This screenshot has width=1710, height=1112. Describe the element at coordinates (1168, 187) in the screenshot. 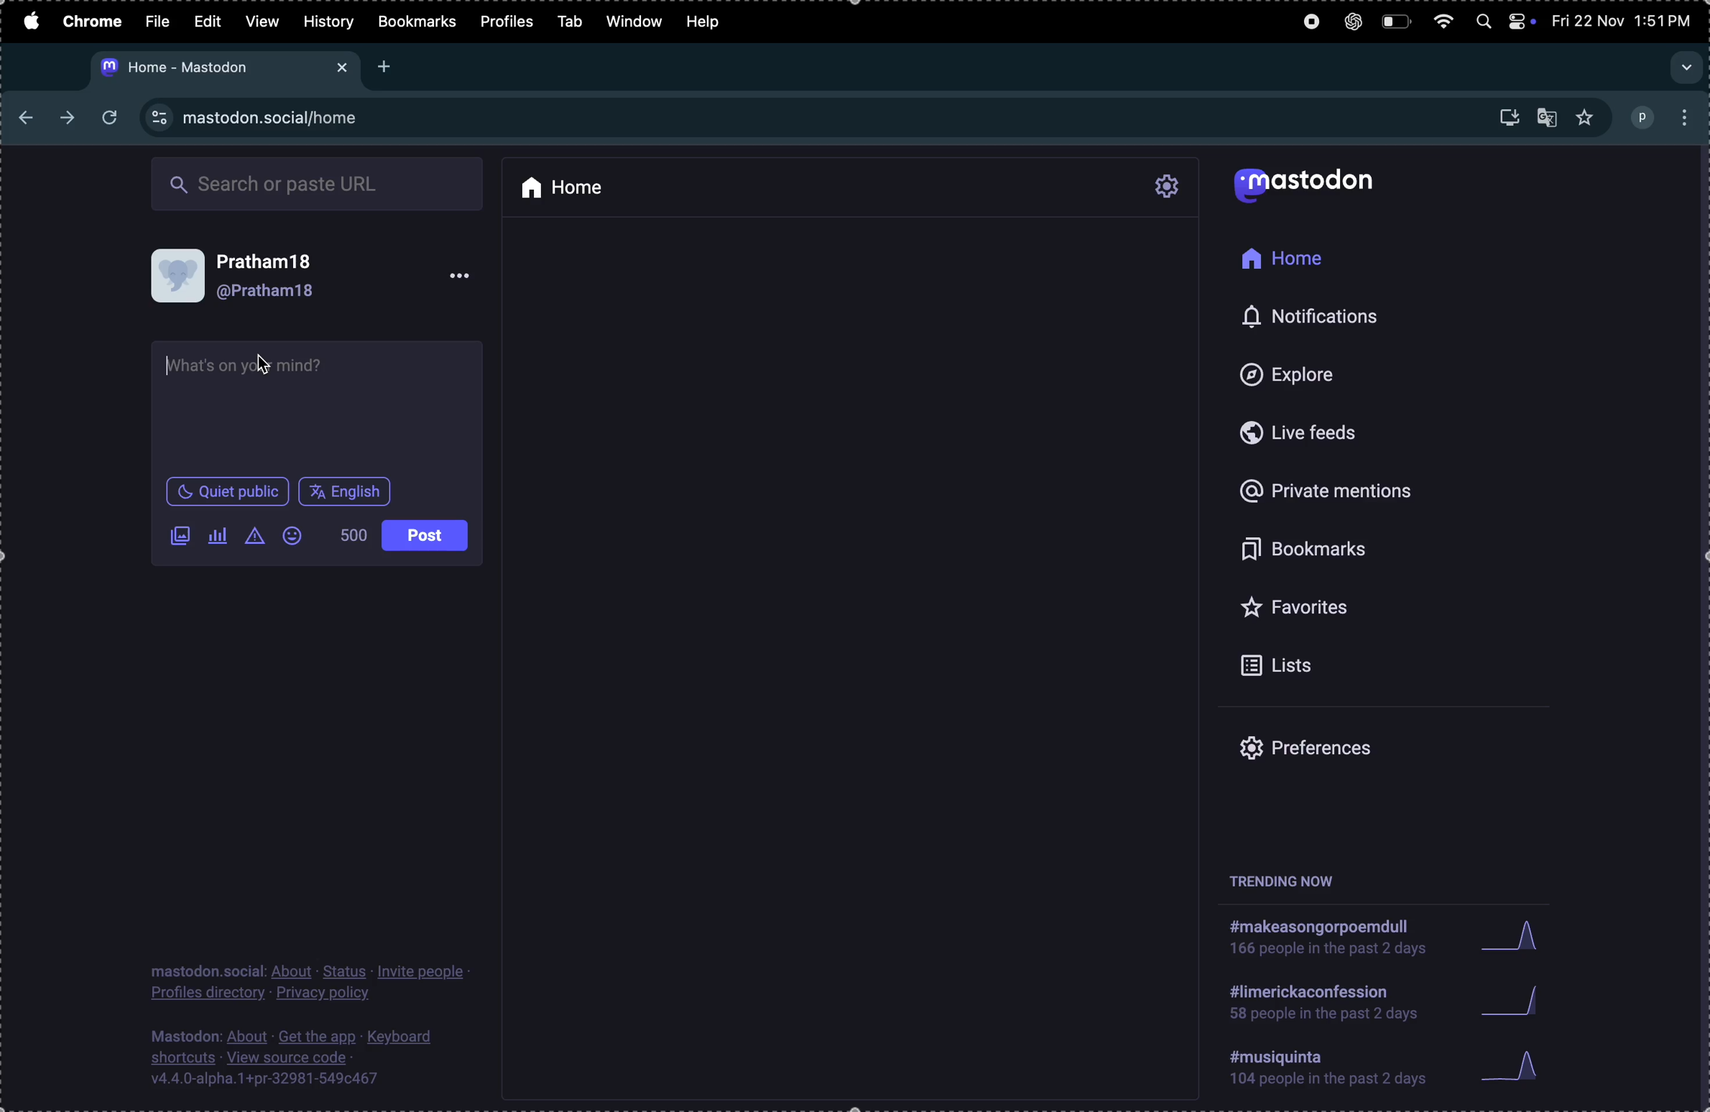

I see `settings` at that location.